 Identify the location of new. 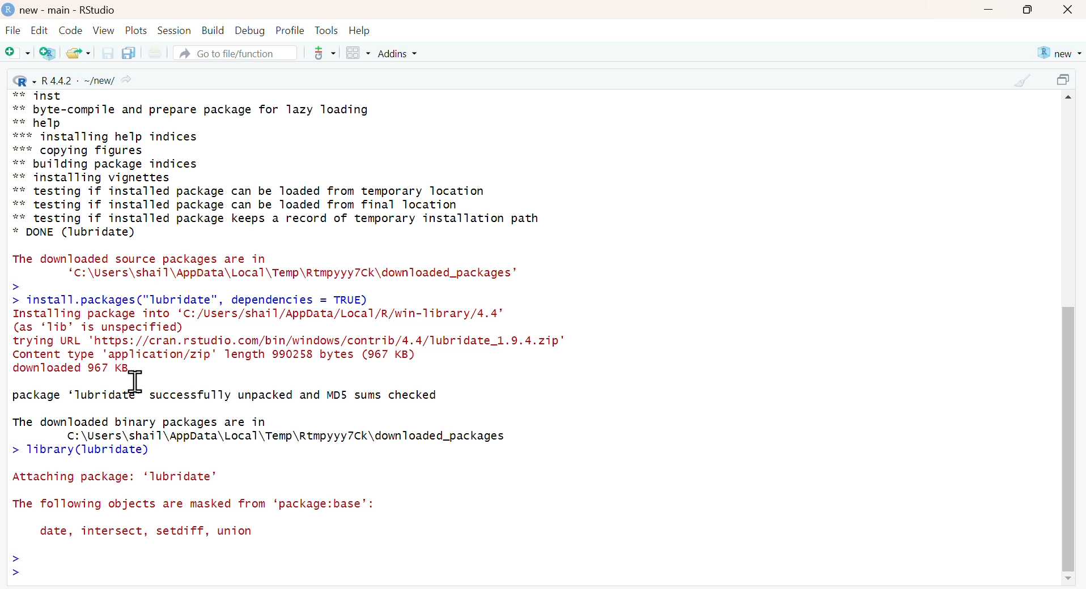
(1058, 53).